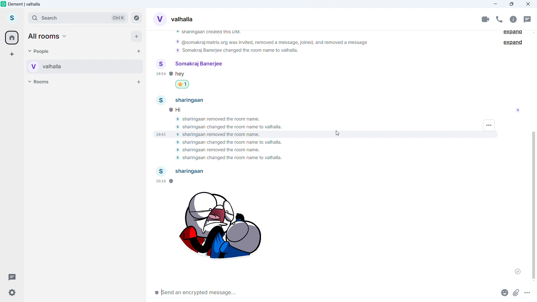 This screenshot has width=537, height=302. Describe the element at coordinates (512, 4) in the screenshot. I see `Maximize` at that location.